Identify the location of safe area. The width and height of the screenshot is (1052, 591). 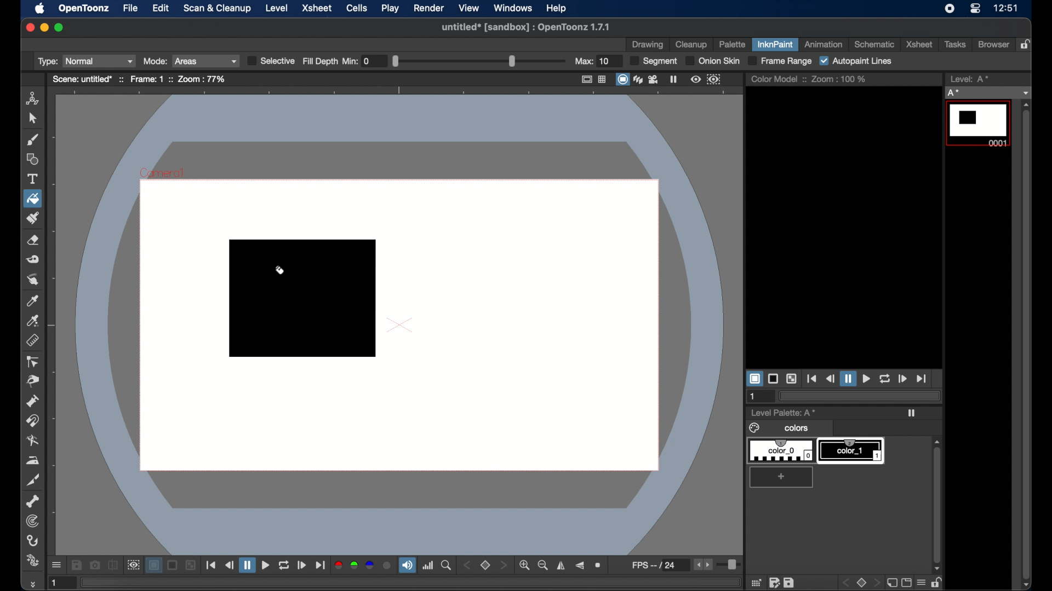
(585, 79).